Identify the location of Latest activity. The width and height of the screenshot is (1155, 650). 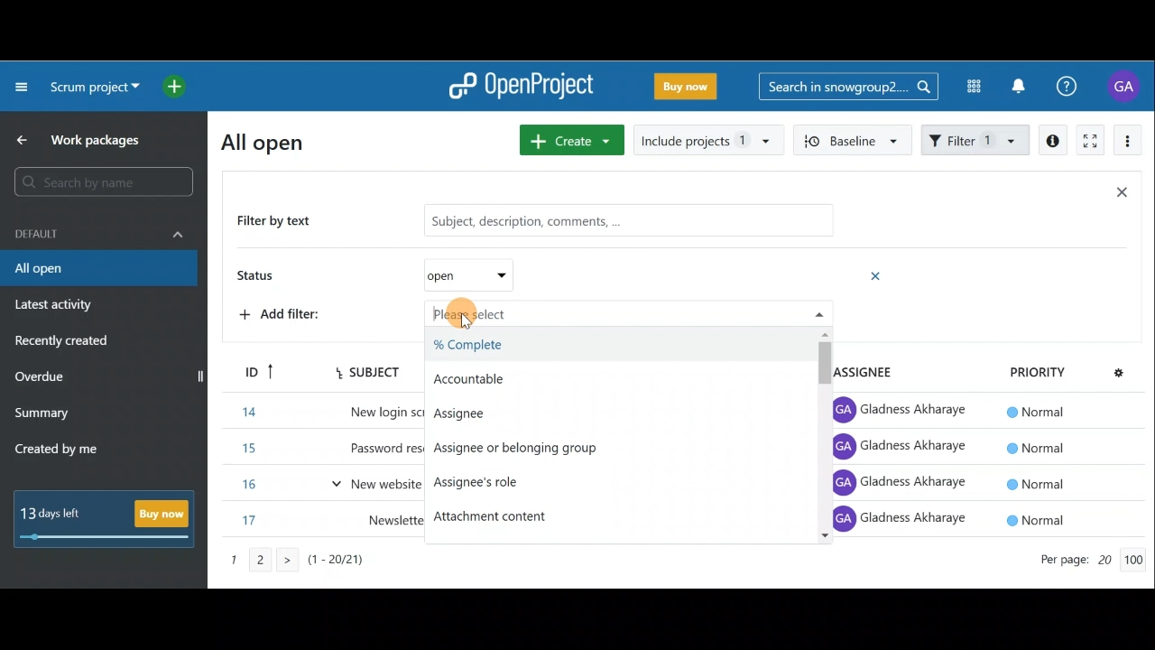
(56, 307).